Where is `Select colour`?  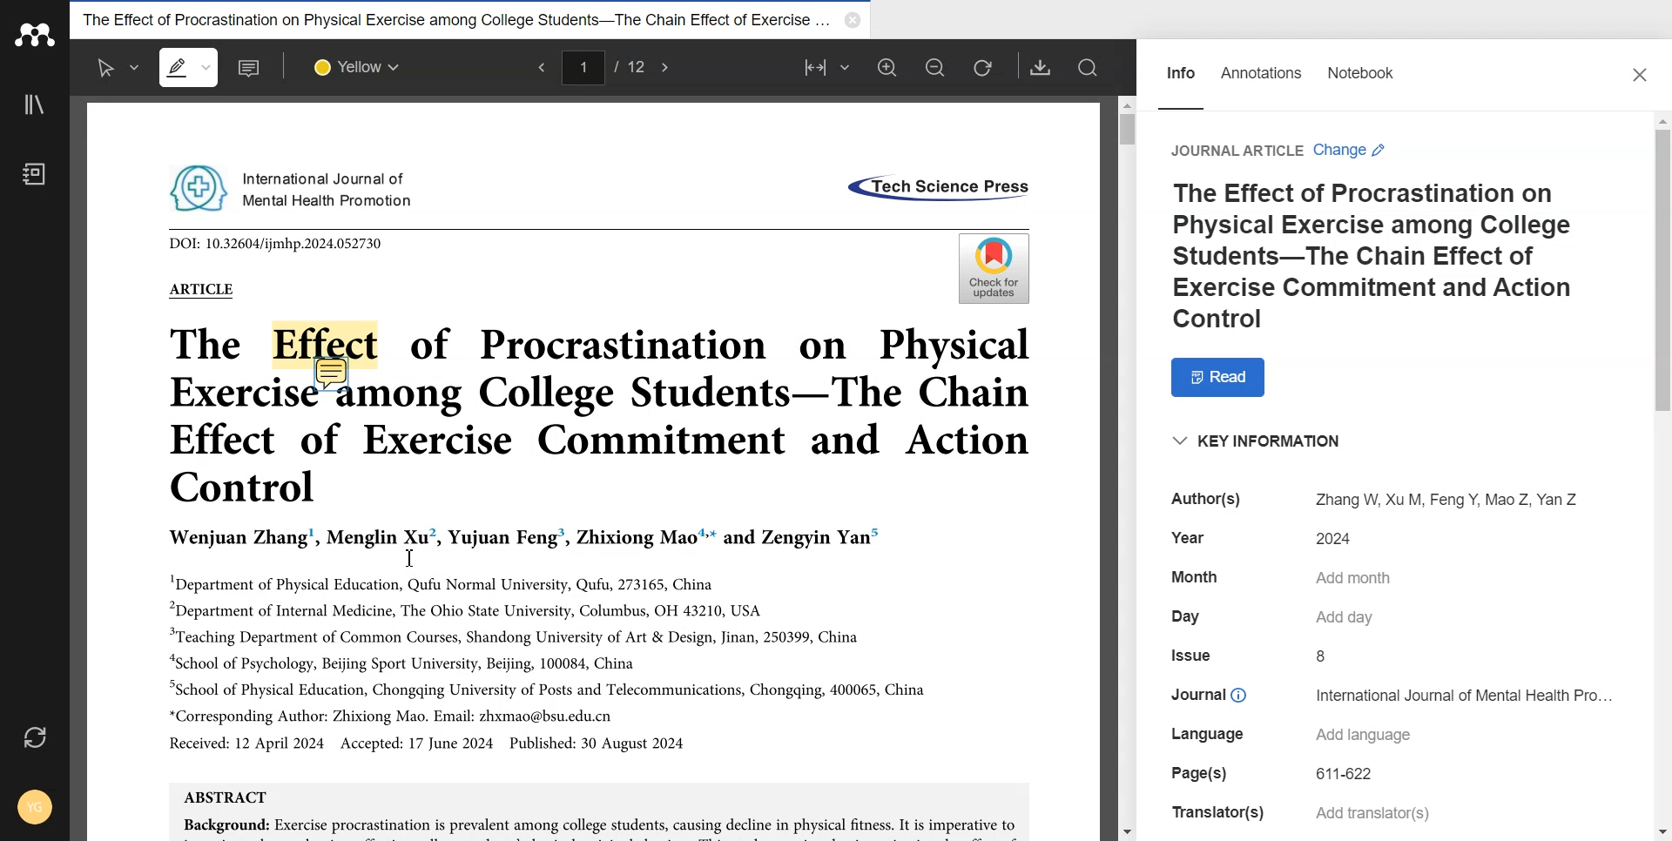 Select colour is located at coordinates (361, 69).